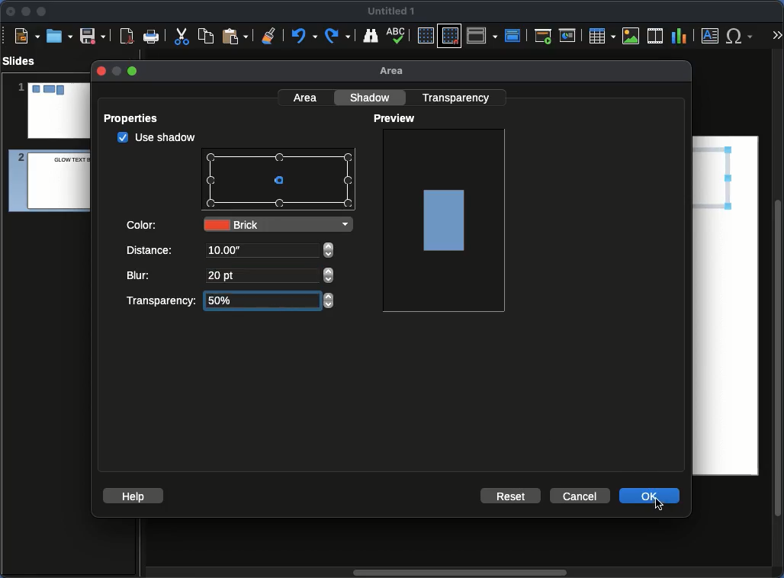 The height and width of the screenshot is (578, 784). I want to click on Master slide, so click(515, 35).